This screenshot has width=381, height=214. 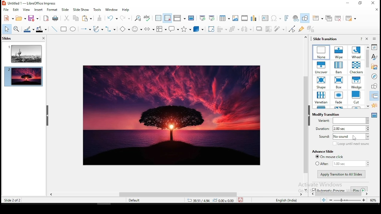 I want to click on transition effects, so click(x=321, y=98).